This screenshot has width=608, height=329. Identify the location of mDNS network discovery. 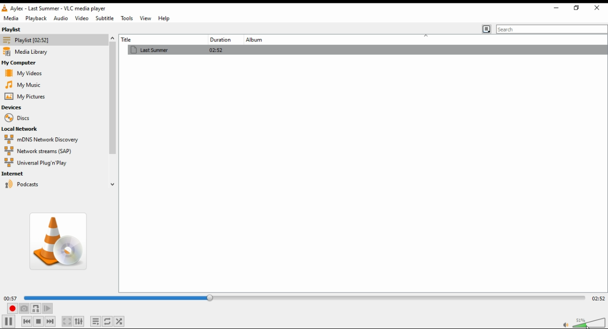
(44, 140).